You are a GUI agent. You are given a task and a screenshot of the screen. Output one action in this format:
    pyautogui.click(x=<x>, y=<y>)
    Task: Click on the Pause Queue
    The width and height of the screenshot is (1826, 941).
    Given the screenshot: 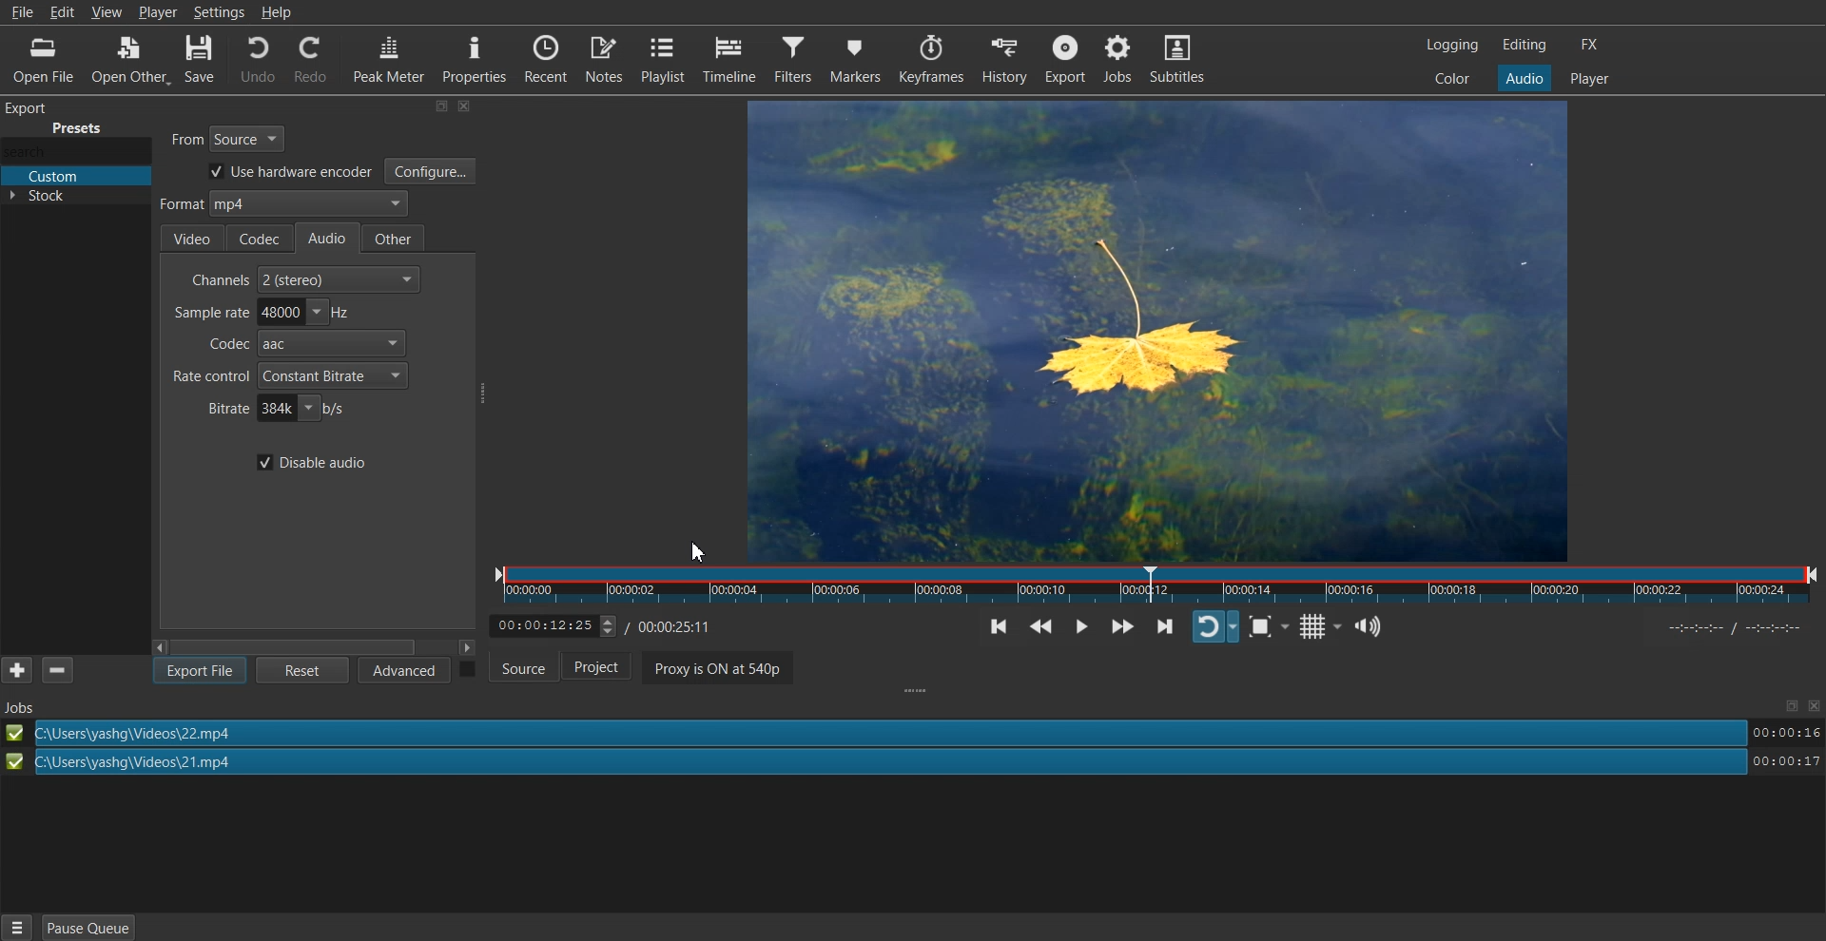 What is the action you would take?
    pyautogui.click(x=89, y=927)
    